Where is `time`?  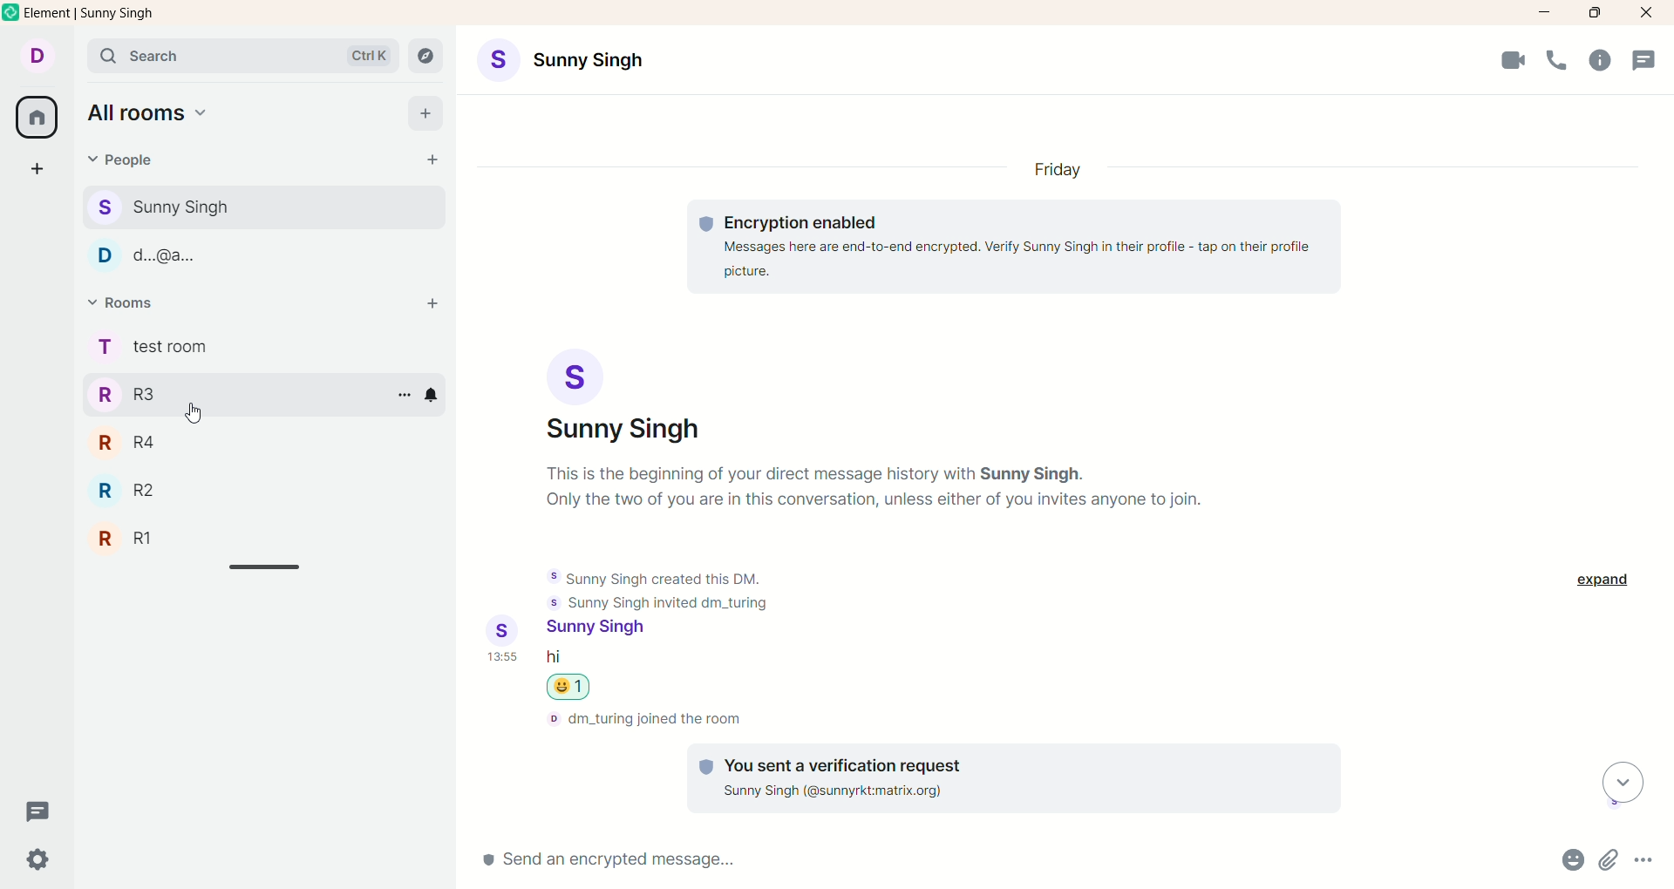 time is located at coordinates (500, 663).